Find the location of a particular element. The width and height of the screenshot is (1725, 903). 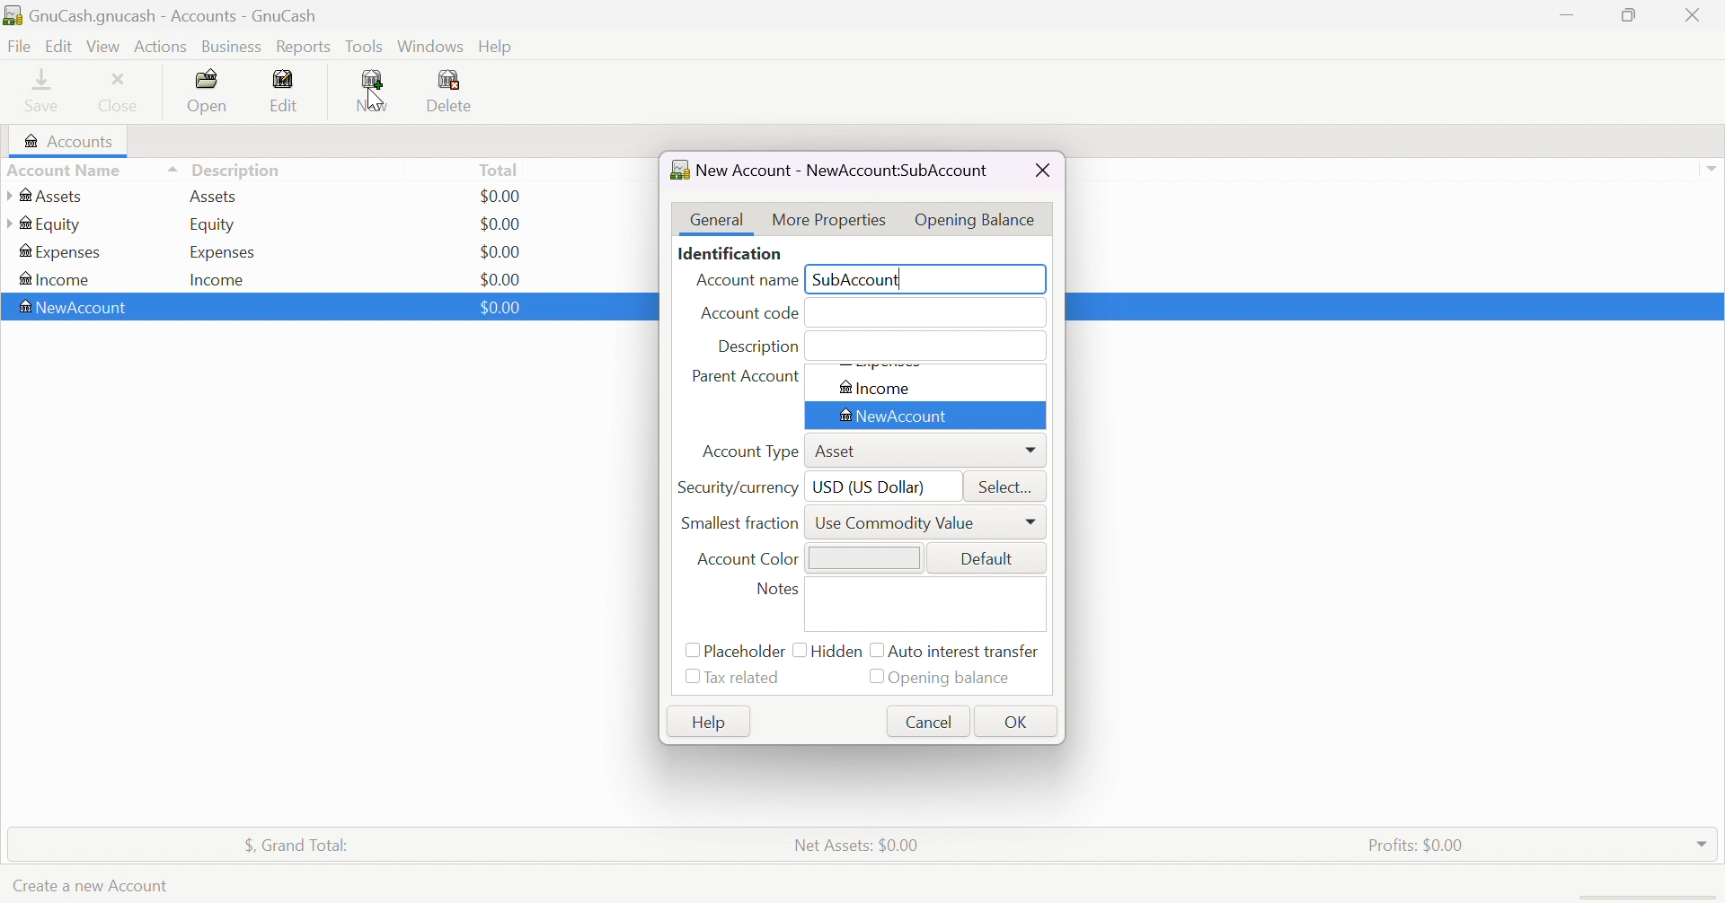

Business is located at coordinates (235, 47).